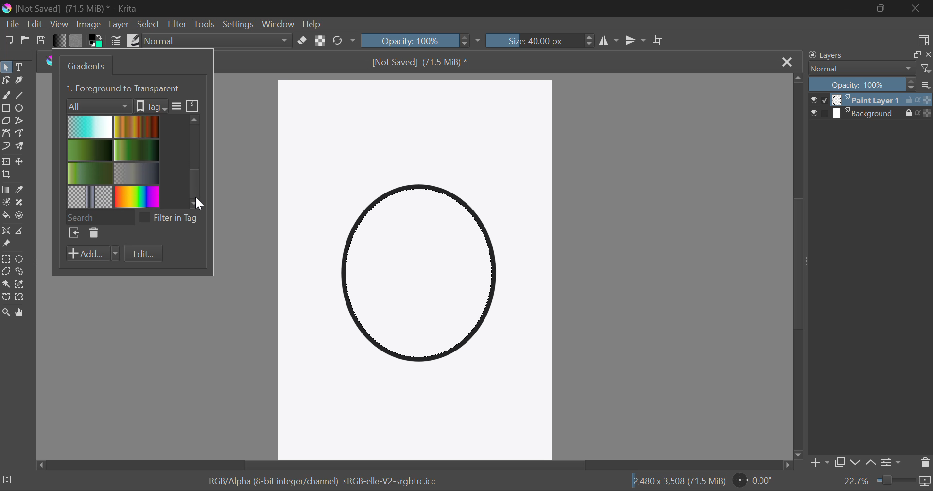 Image resolution: width=933 pixels, height=491 pixels. I want to click on Line, so click(21, 96).